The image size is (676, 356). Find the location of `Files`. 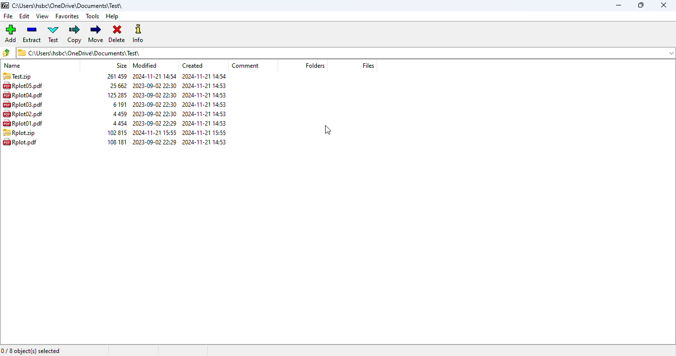

Files is located at coordinates (369, 66).